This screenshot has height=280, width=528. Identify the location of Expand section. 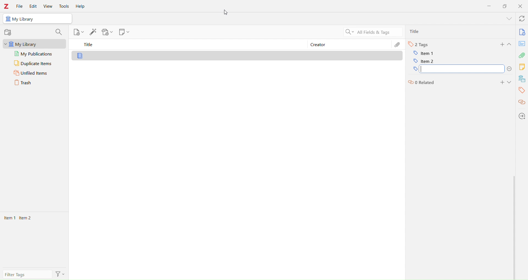
(510, 46).